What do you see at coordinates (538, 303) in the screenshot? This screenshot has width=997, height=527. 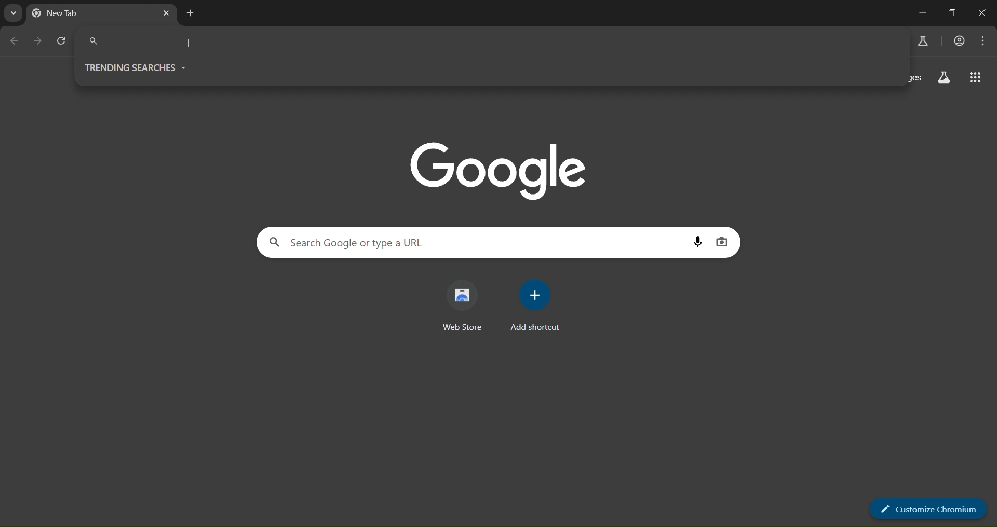 I see `add shortcut` at bounding box center [538, 303].